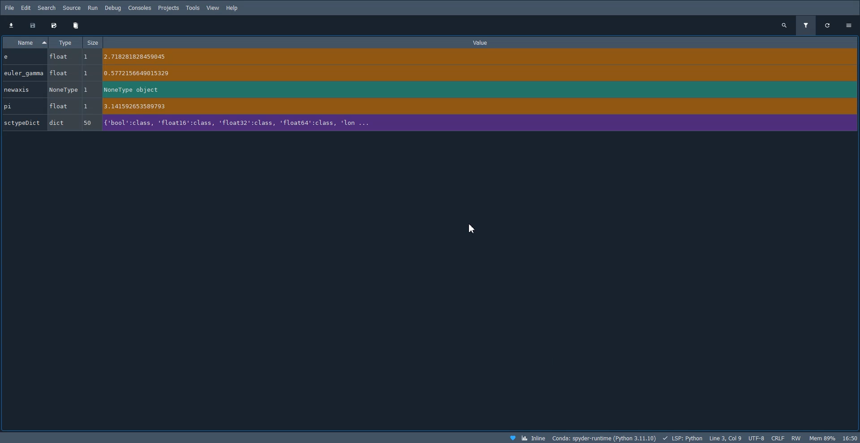  What do you see at coordinates (93, 7) in the screenshot?
I see `Run` at bounding box center [93, 7].